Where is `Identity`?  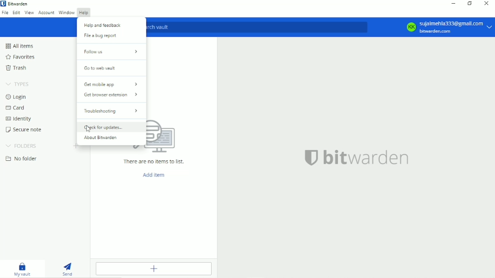
Identity is located at coordinates (19, 118).